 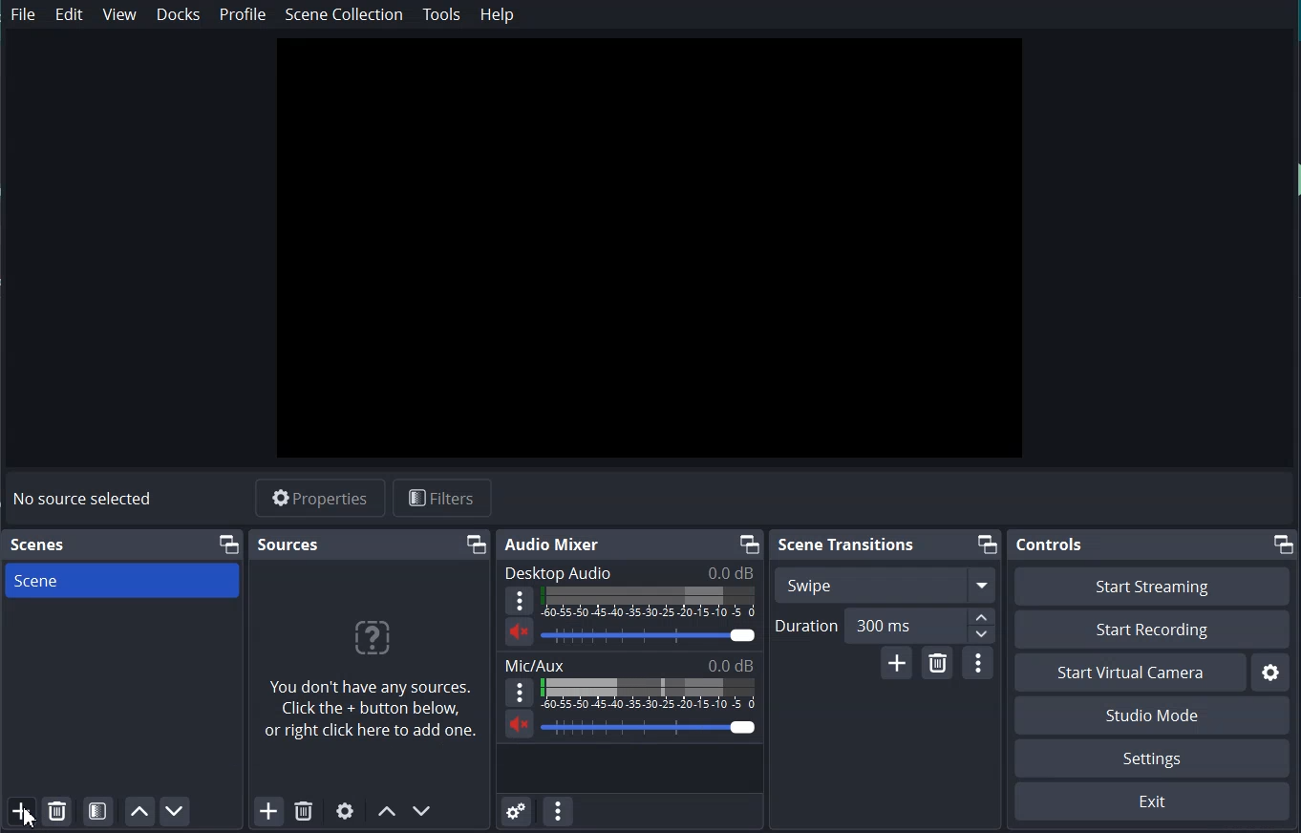 I want to click on Maximize, so click(x=477, y=545).